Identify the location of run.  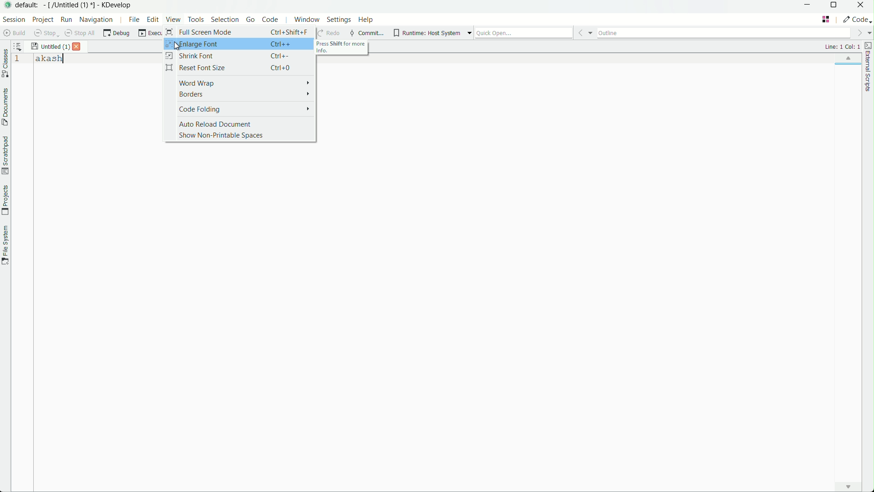
(67, 20).